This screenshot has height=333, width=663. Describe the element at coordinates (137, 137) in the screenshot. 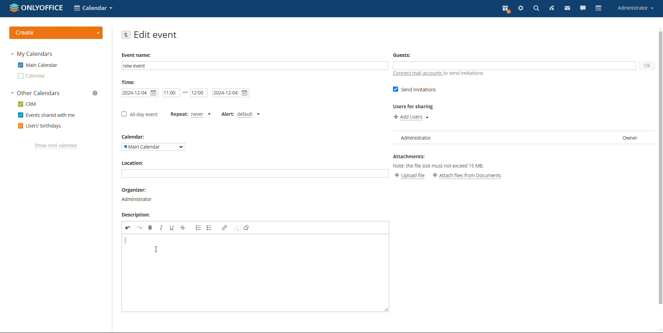

I see `Calendar:` at that location.